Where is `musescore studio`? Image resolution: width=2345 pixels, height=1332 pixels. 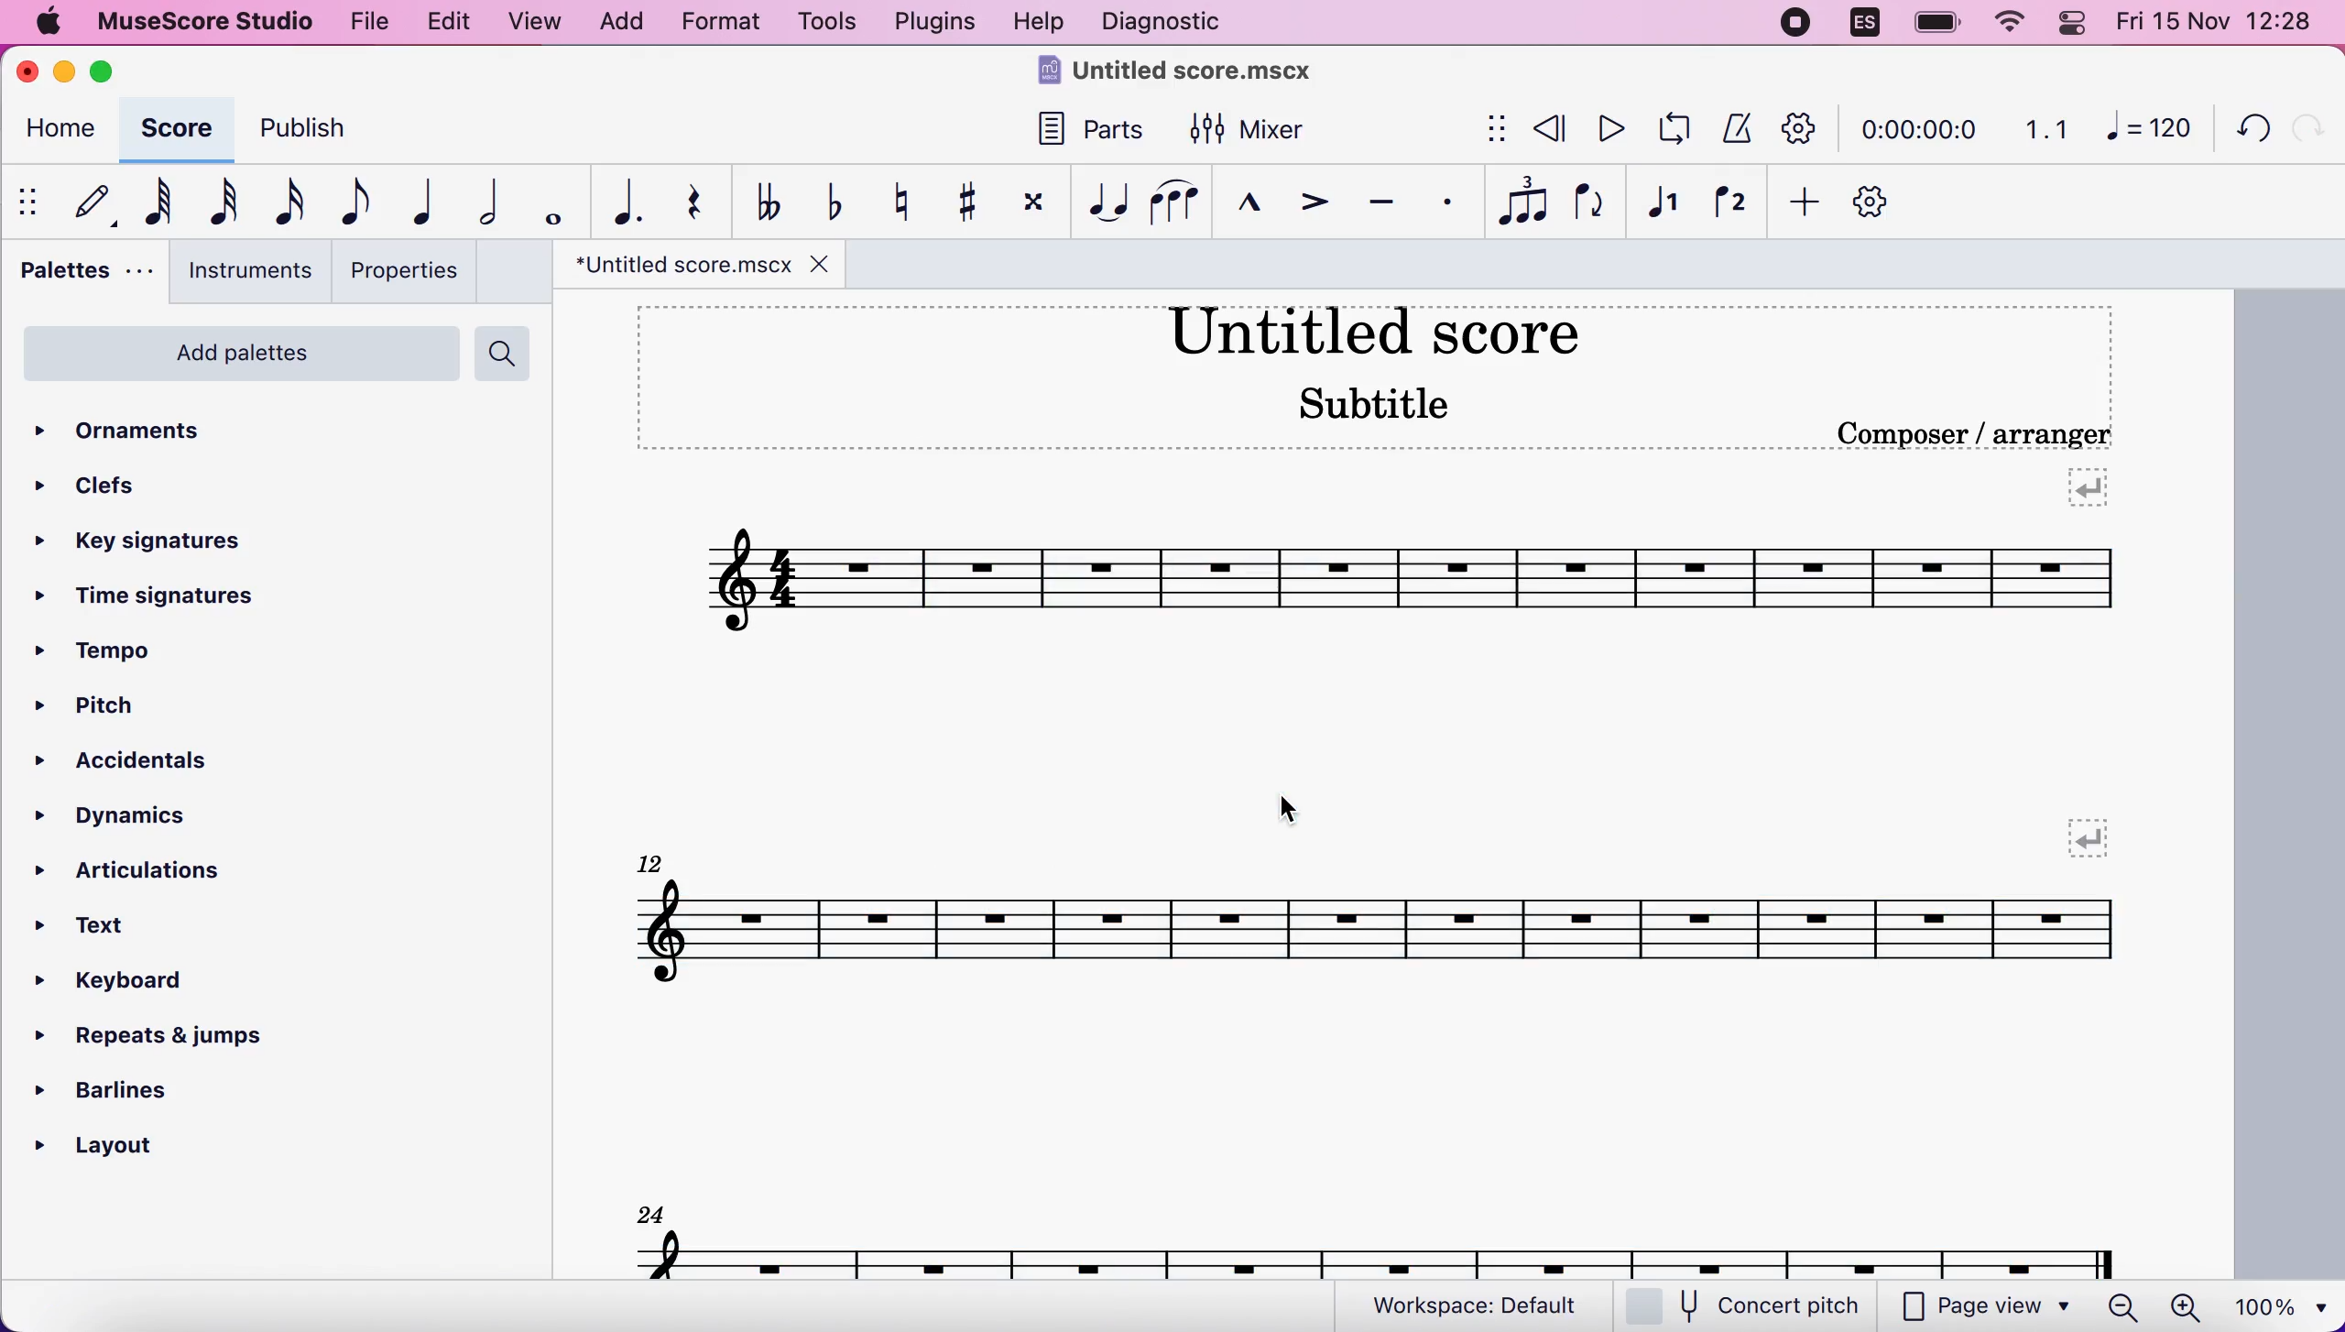
musescore studio is located at coordinates (201, 22).